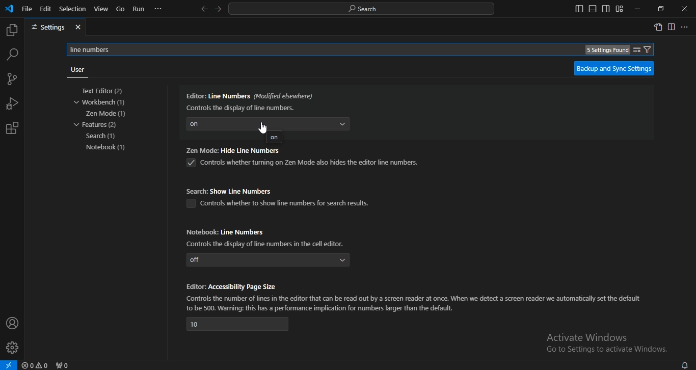 The width and height of the screenshot is (696, 370). What do you see at coordinates (265, 125) in the screenshot?
I see `cursor` at bounding box center [265, 125].